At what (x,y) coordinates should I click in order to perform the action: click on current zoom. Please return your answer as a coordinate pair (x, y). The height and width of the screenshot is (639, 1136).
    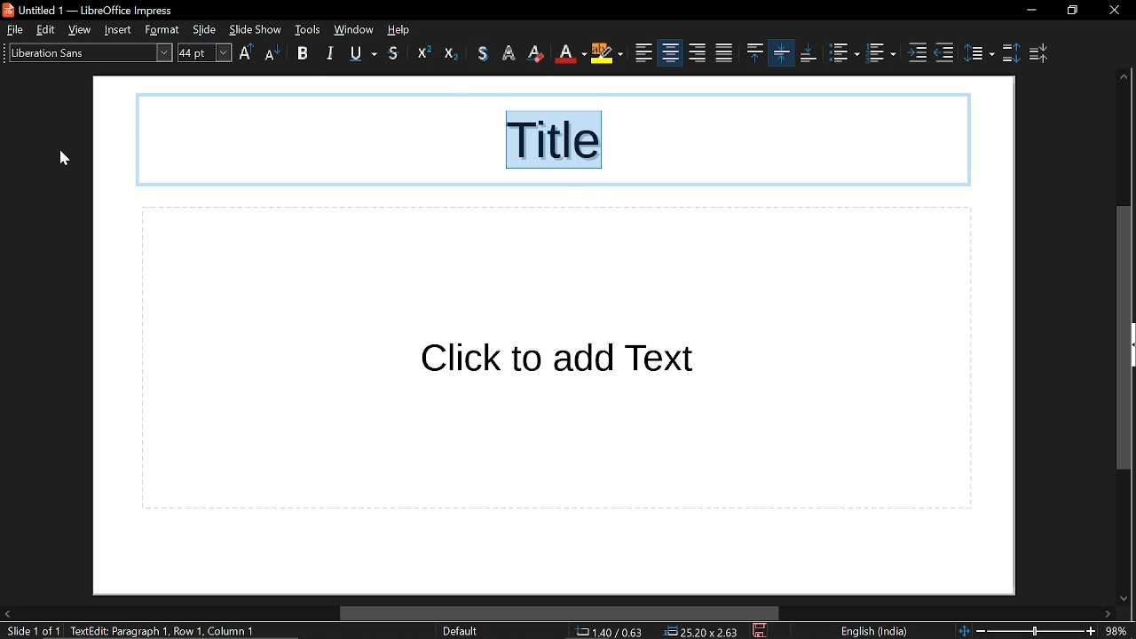
    Looking at the image, I should click on (1119, 631).